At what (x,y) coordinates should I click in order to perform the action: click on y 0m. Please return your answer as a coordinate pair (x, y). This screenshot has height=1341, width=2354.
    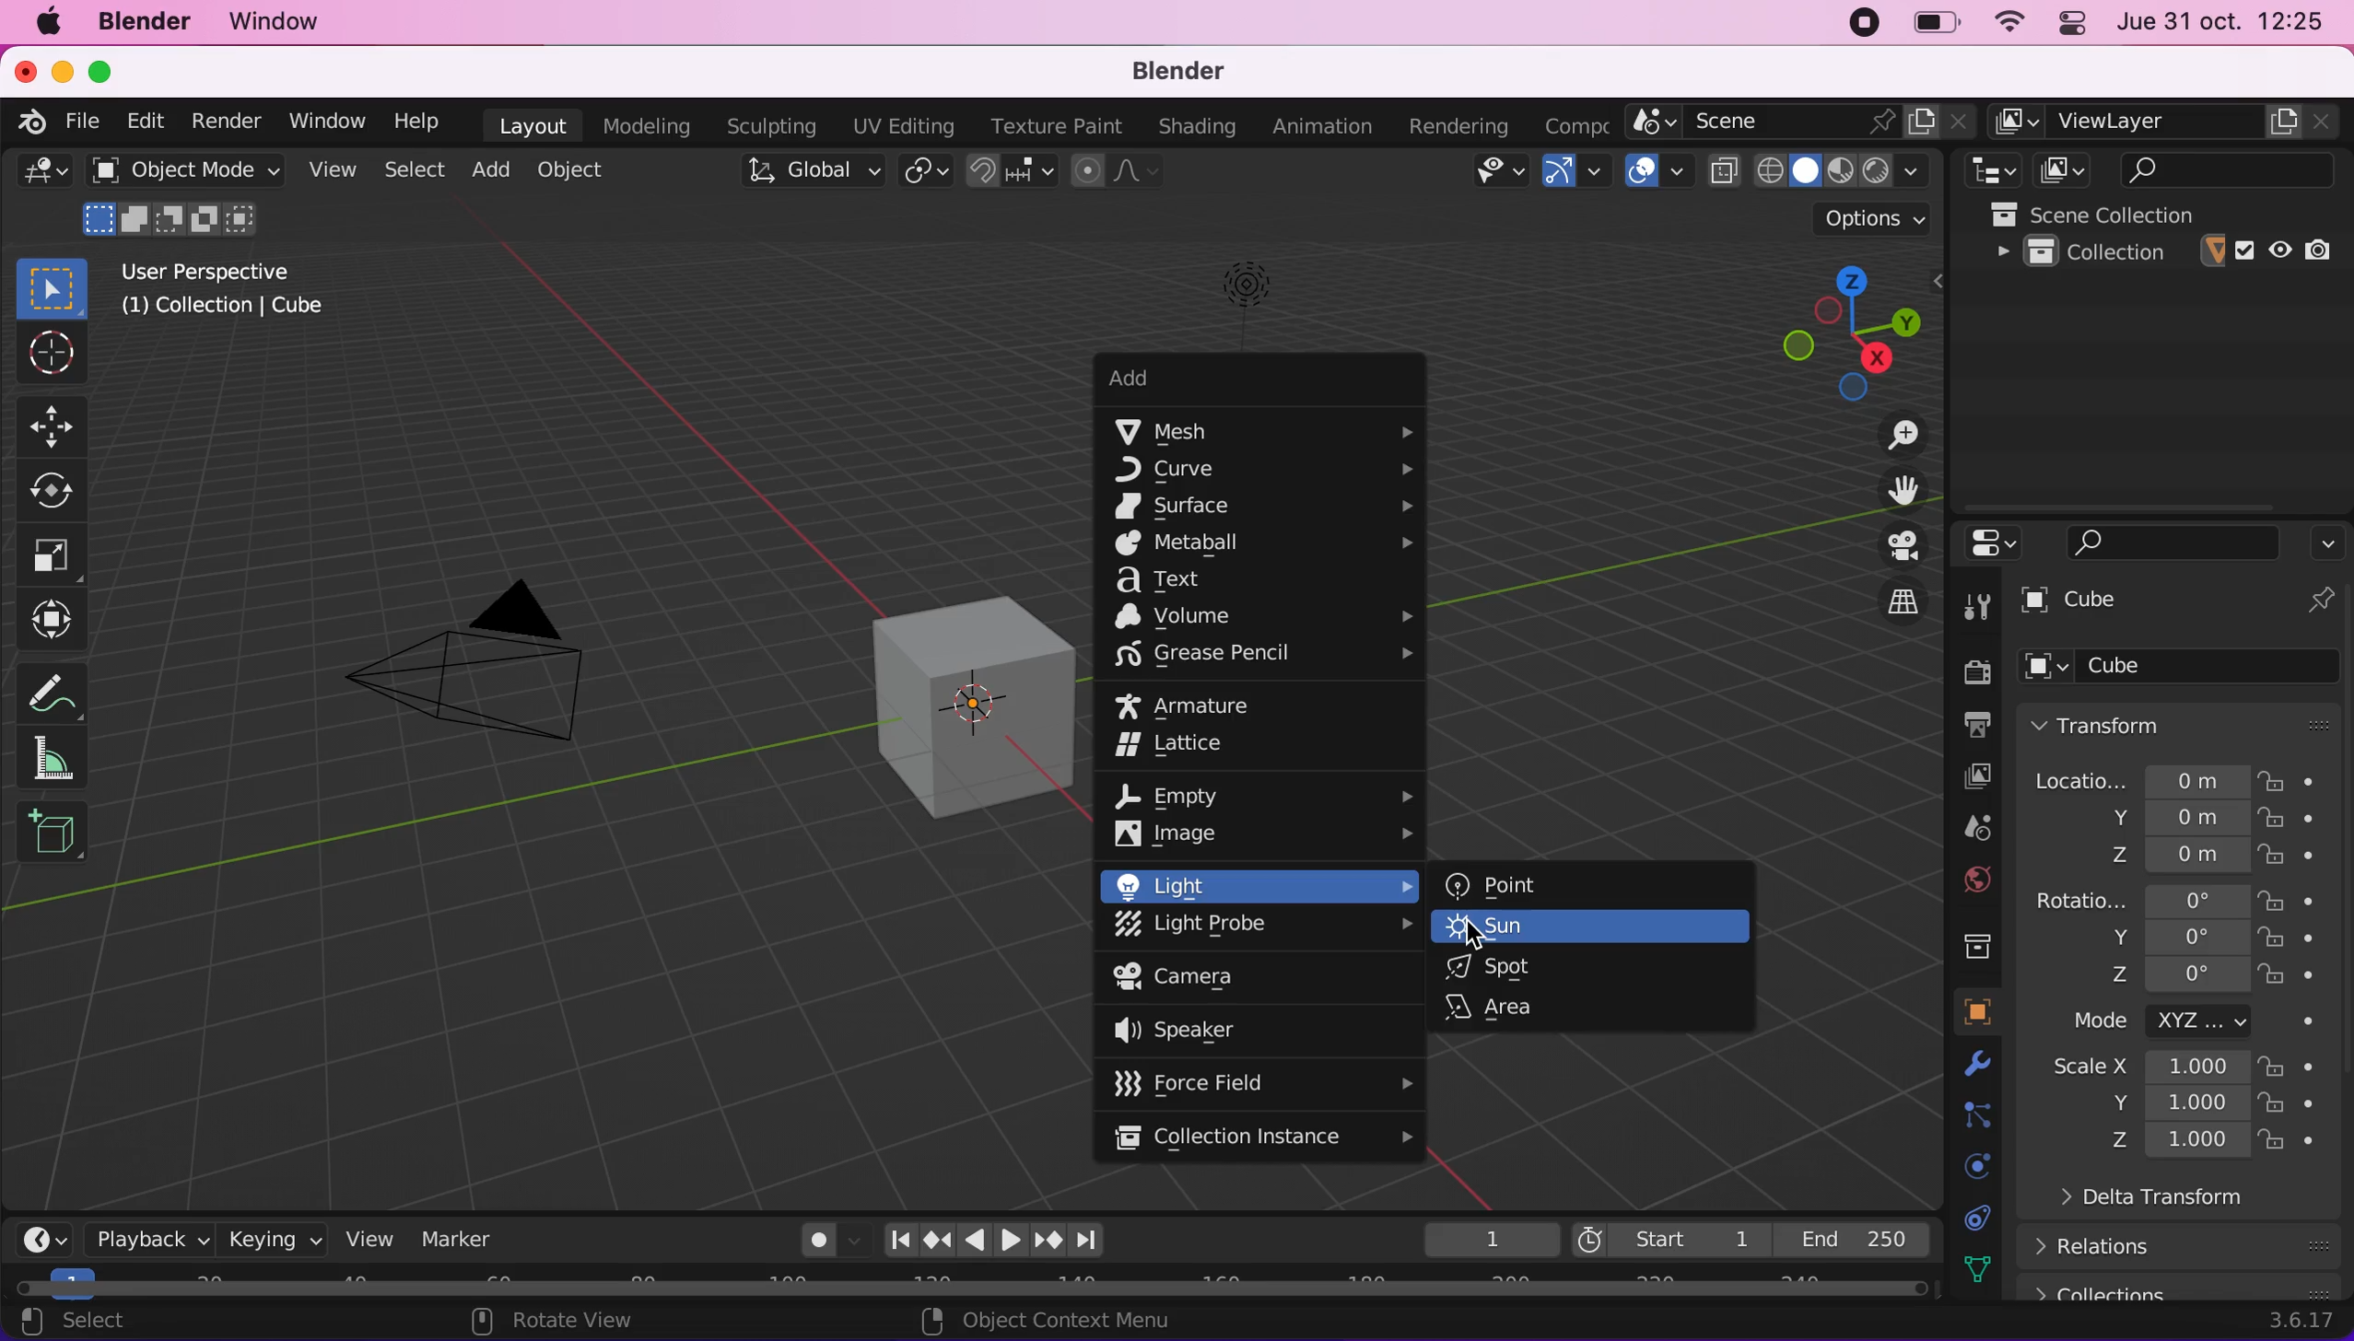
    Looking at the image, I should click on (2161, 820).